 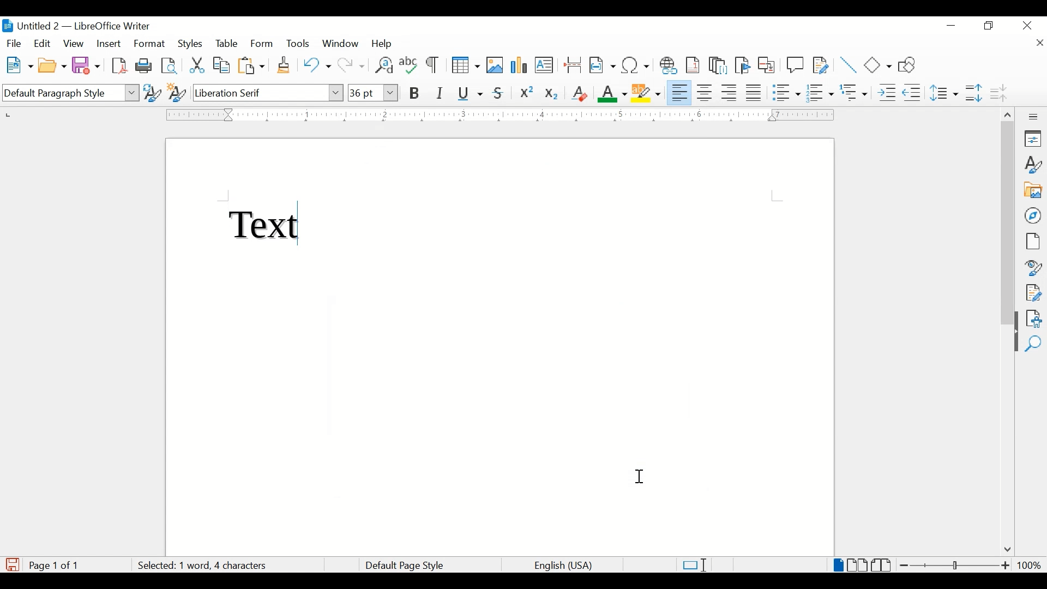 I want to click on increase paragraph spacing, so click(x=973, y=93).